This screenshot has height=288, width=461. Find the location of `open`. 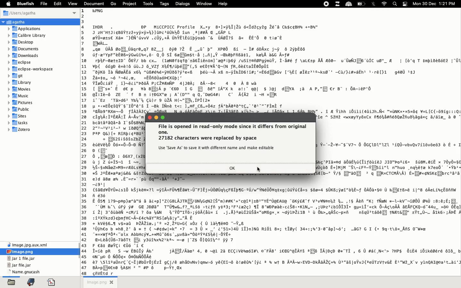

open is located at coordinates (12, 282).